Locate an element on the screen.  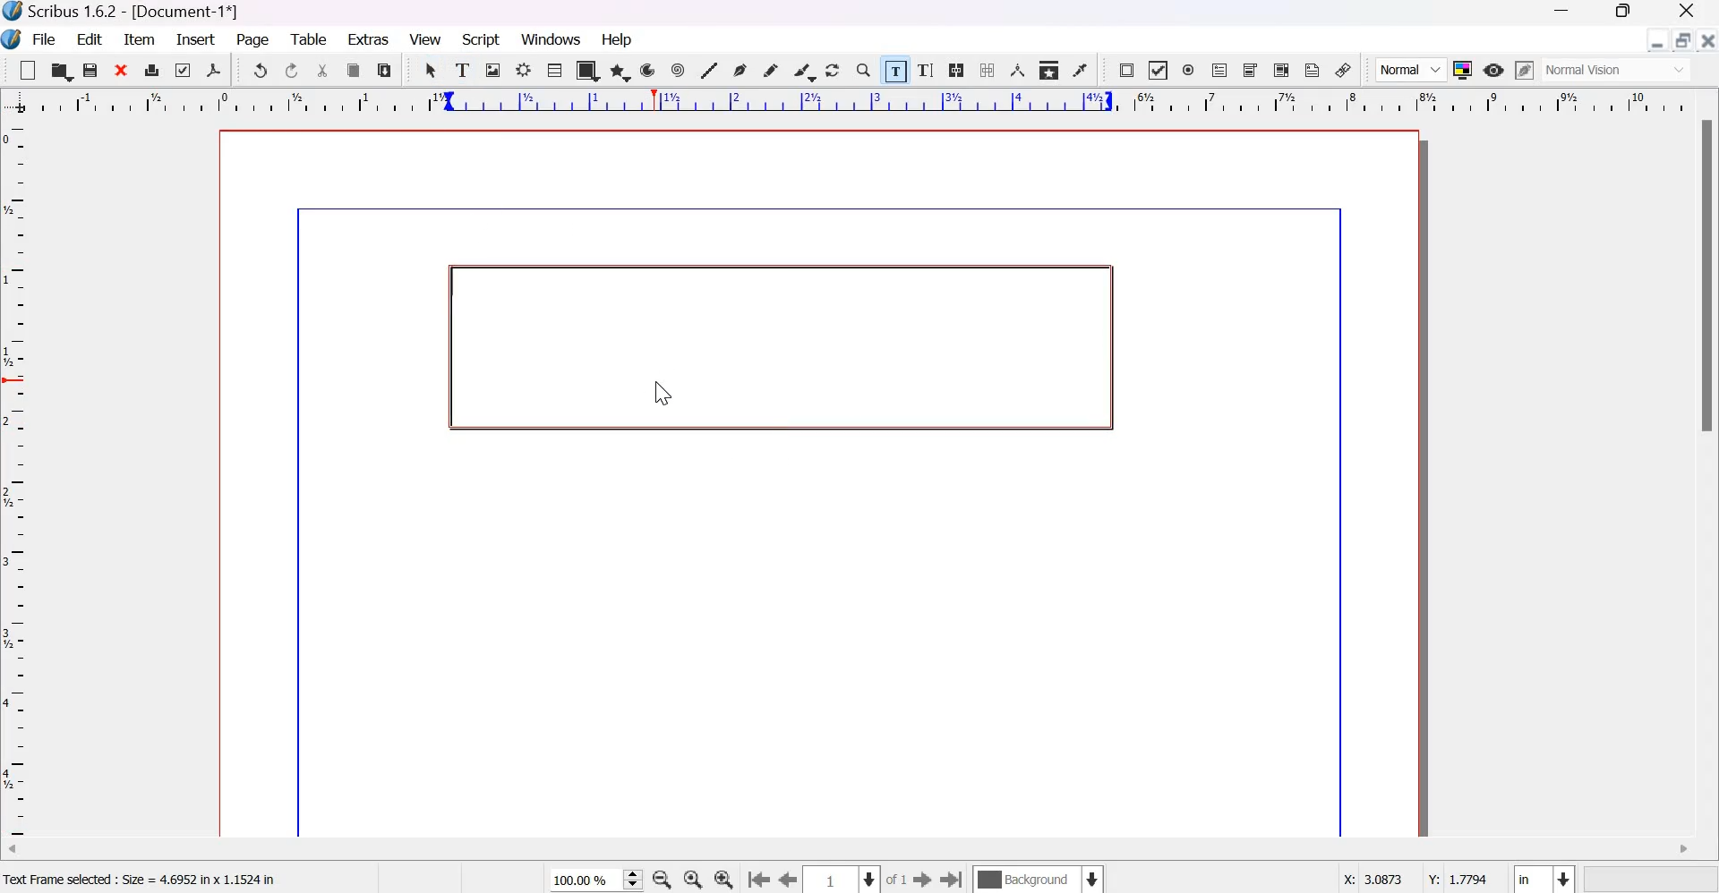
Go to the last page is located at coordinates (953, 879).